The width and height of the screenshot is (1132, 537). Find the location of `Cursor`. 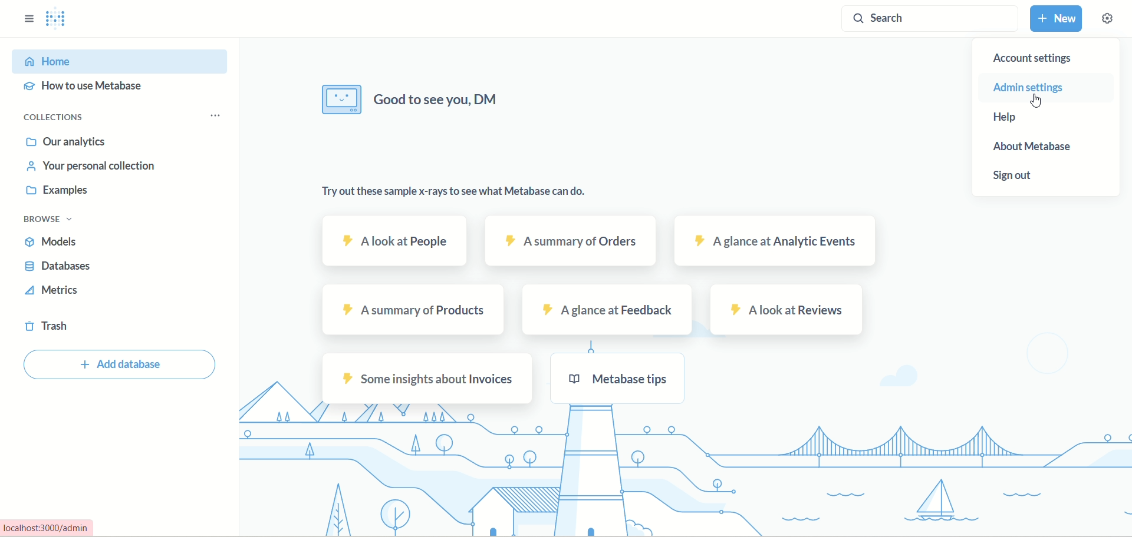

Cursor is located at coordinates (1036, 100).